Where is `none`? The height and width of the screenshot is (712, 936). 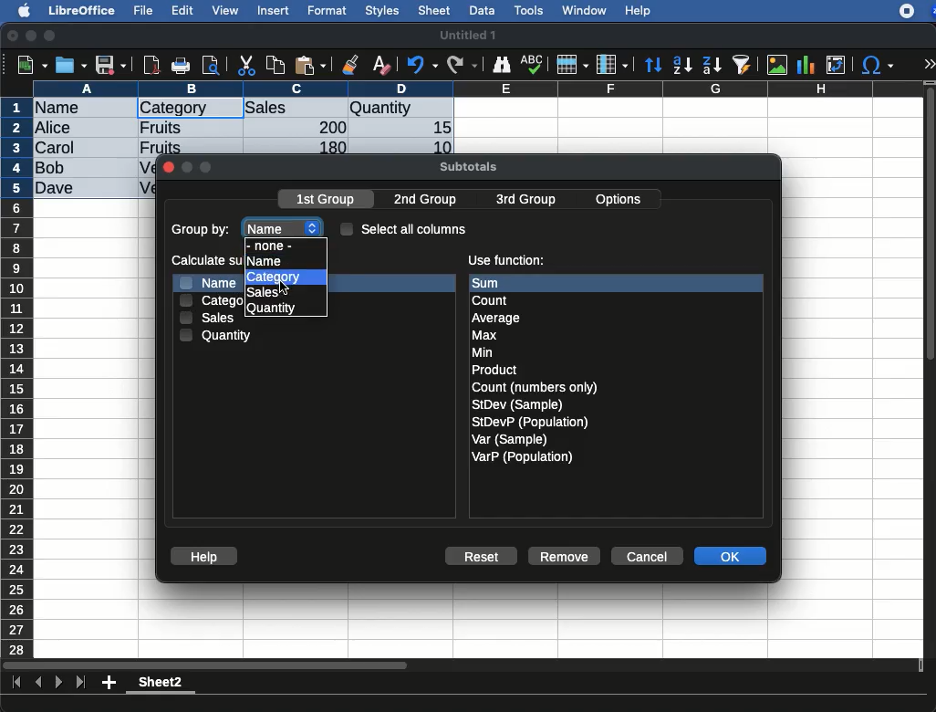
none is located at coordinates (276, 245).